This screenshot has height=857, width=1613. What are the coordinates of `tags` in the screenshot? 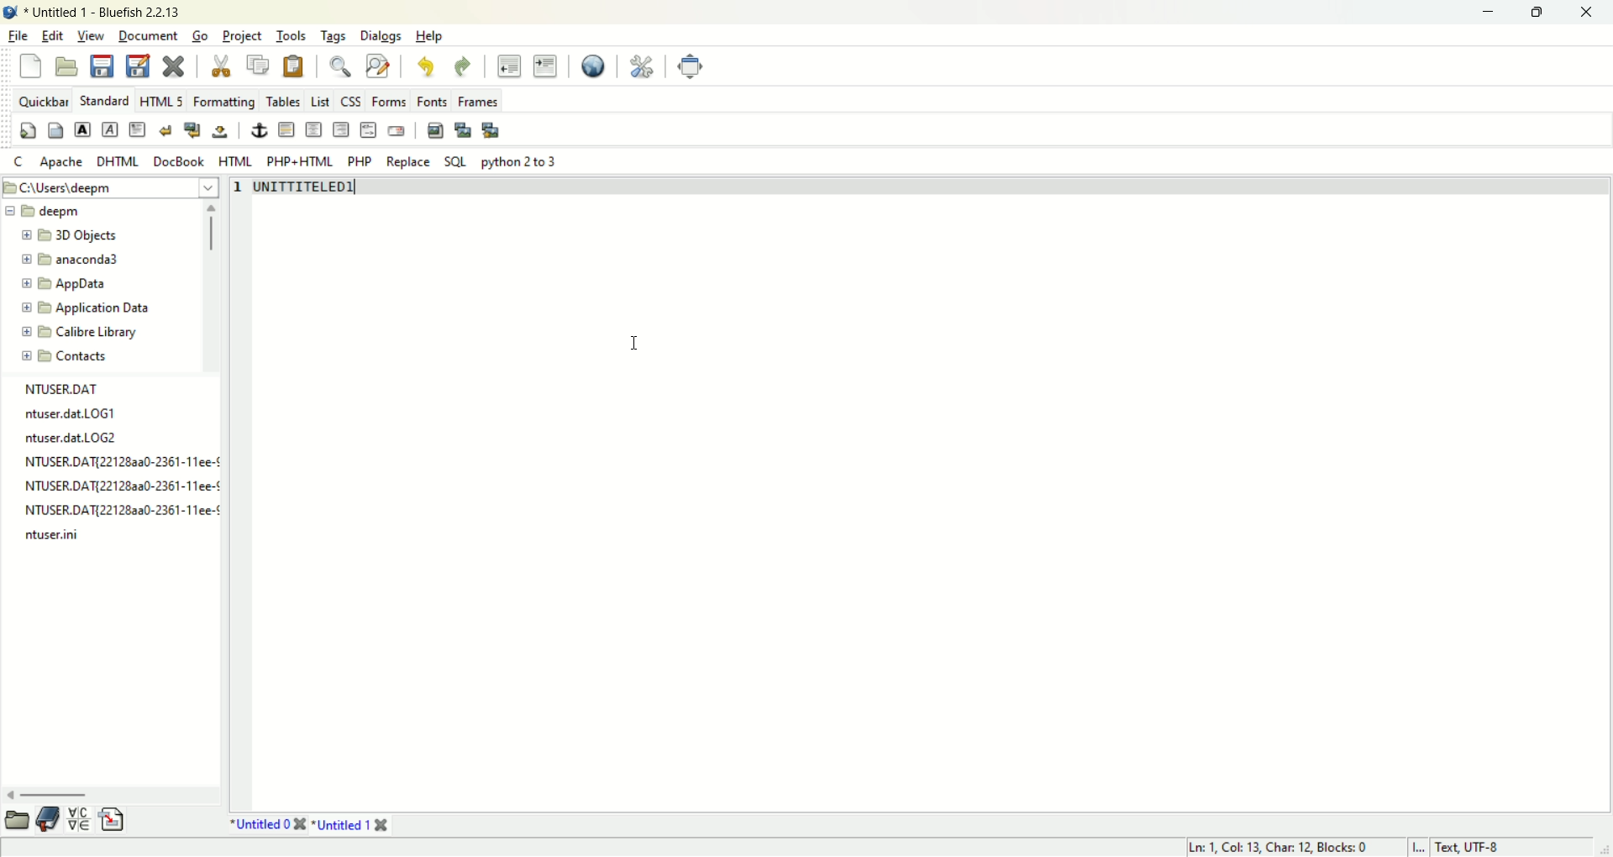 It's located at (334, 37).